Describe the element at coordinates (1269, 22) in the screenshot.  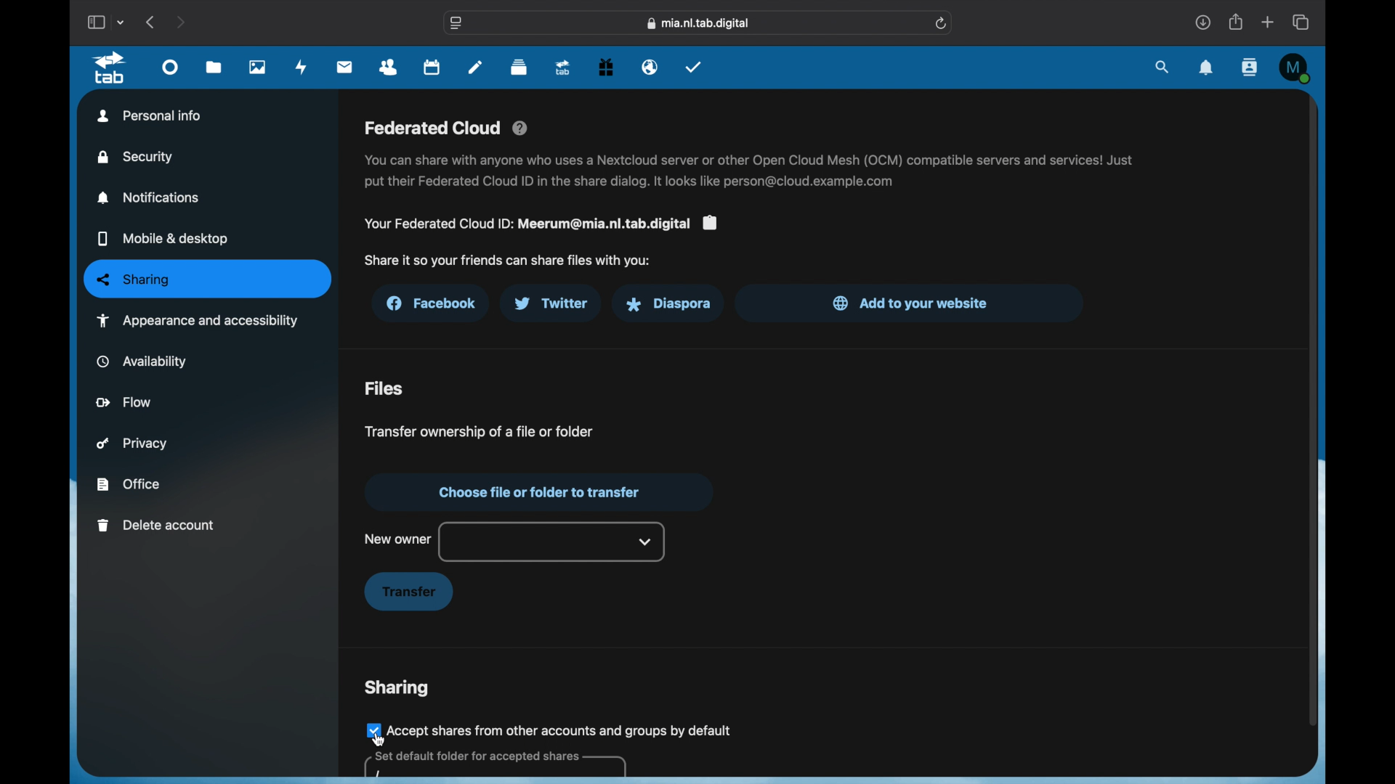
I see `new tab` at that location.